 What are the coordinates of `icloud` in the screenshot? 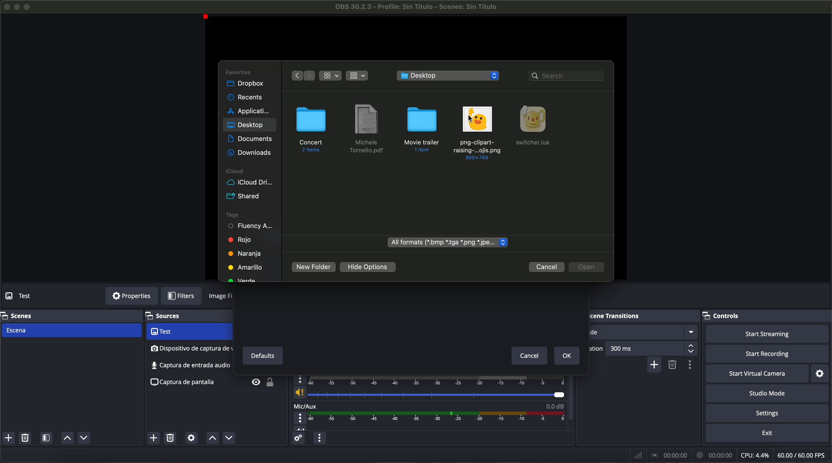 It's located at (233, 172).